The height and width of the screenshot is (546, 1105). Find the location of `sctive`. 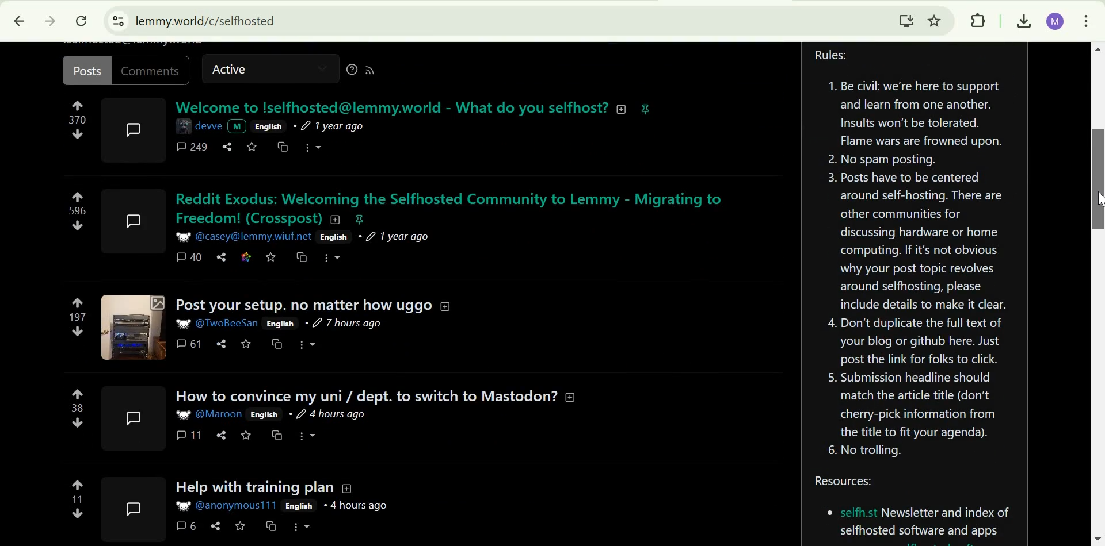

sctive is located at coordinates (231, 71).